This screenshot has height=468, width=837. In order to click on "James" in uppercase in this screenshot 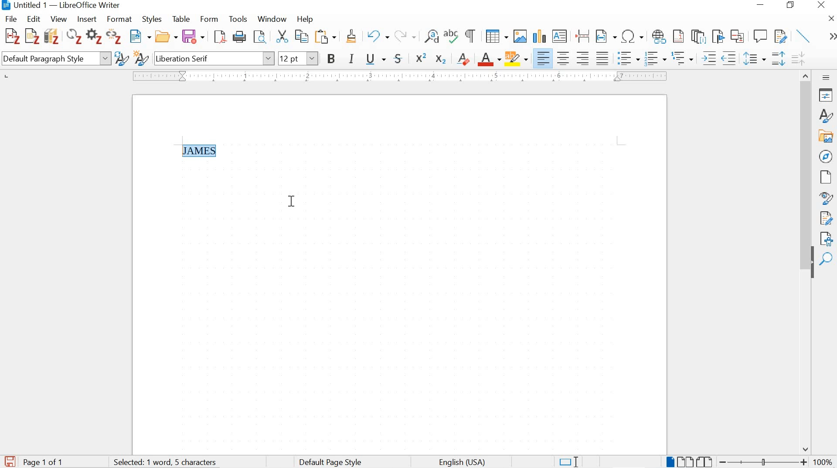, I will do `click(202, 151)`.